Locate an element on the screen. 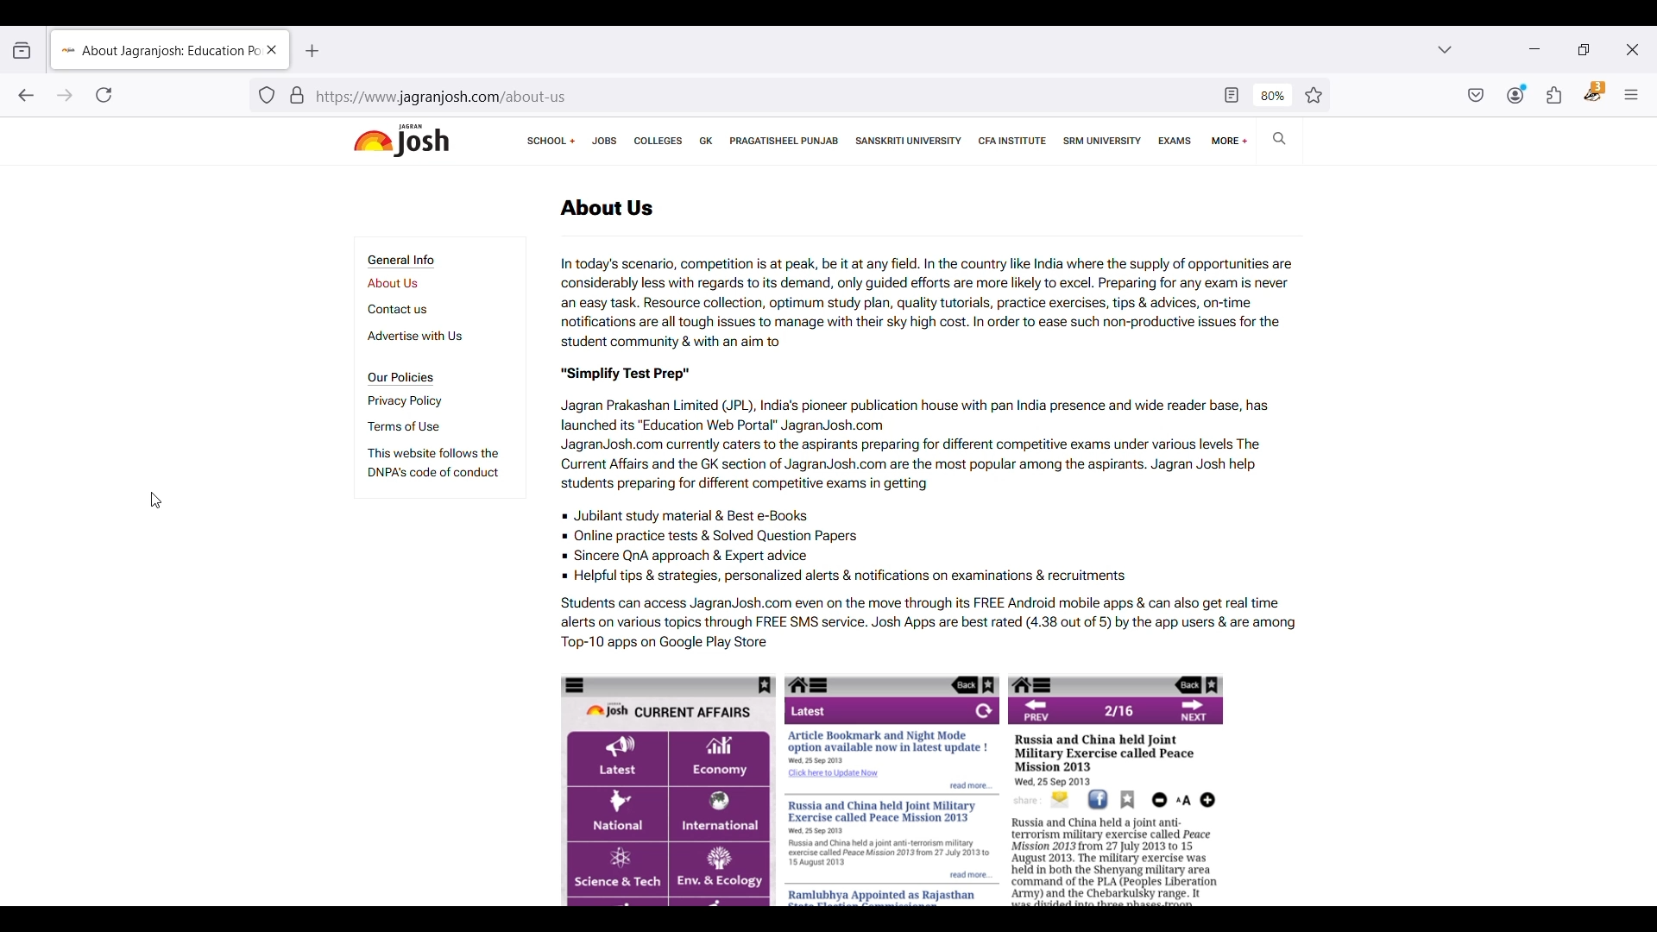  Jobs page is located at coordinates (605, 140).